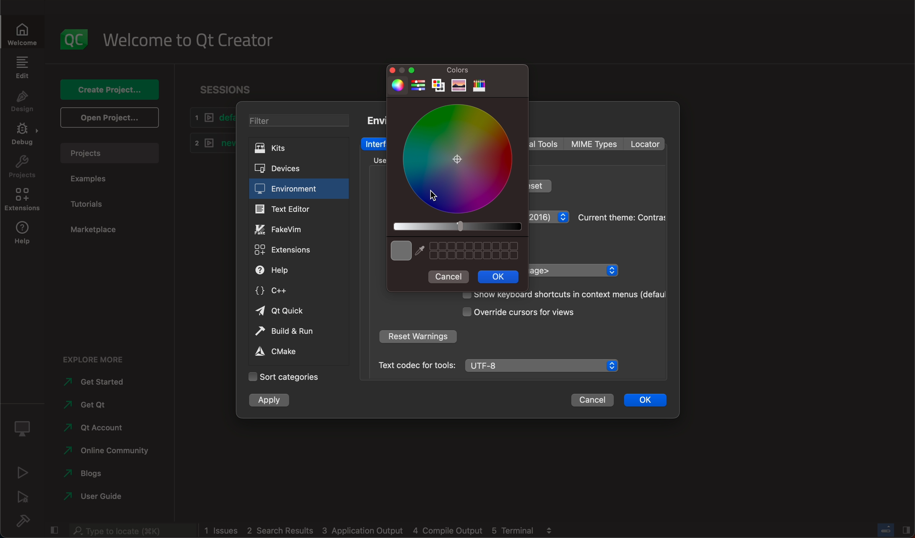 The image size is (915, 538). I want to click on debug, so click(25, 426).